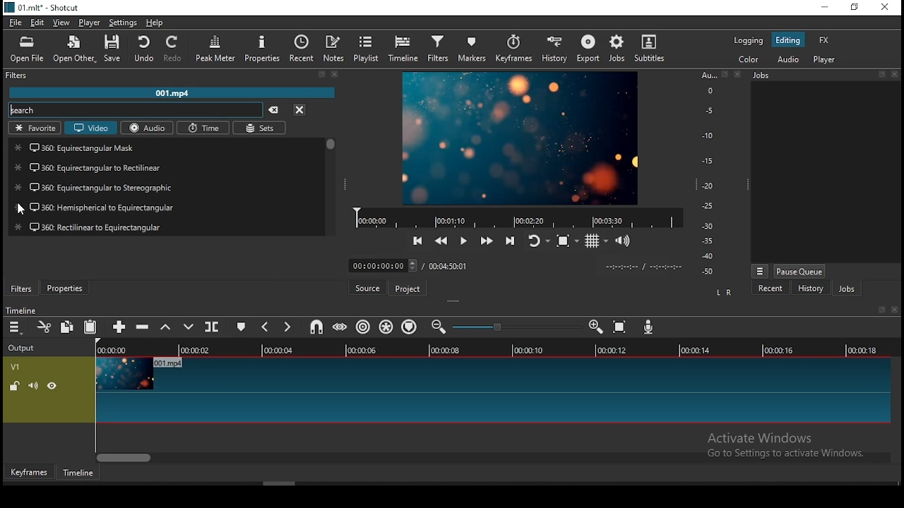  Describe the element at coordinates (169, 187) in the screenshot. I see `filter option` at that location.